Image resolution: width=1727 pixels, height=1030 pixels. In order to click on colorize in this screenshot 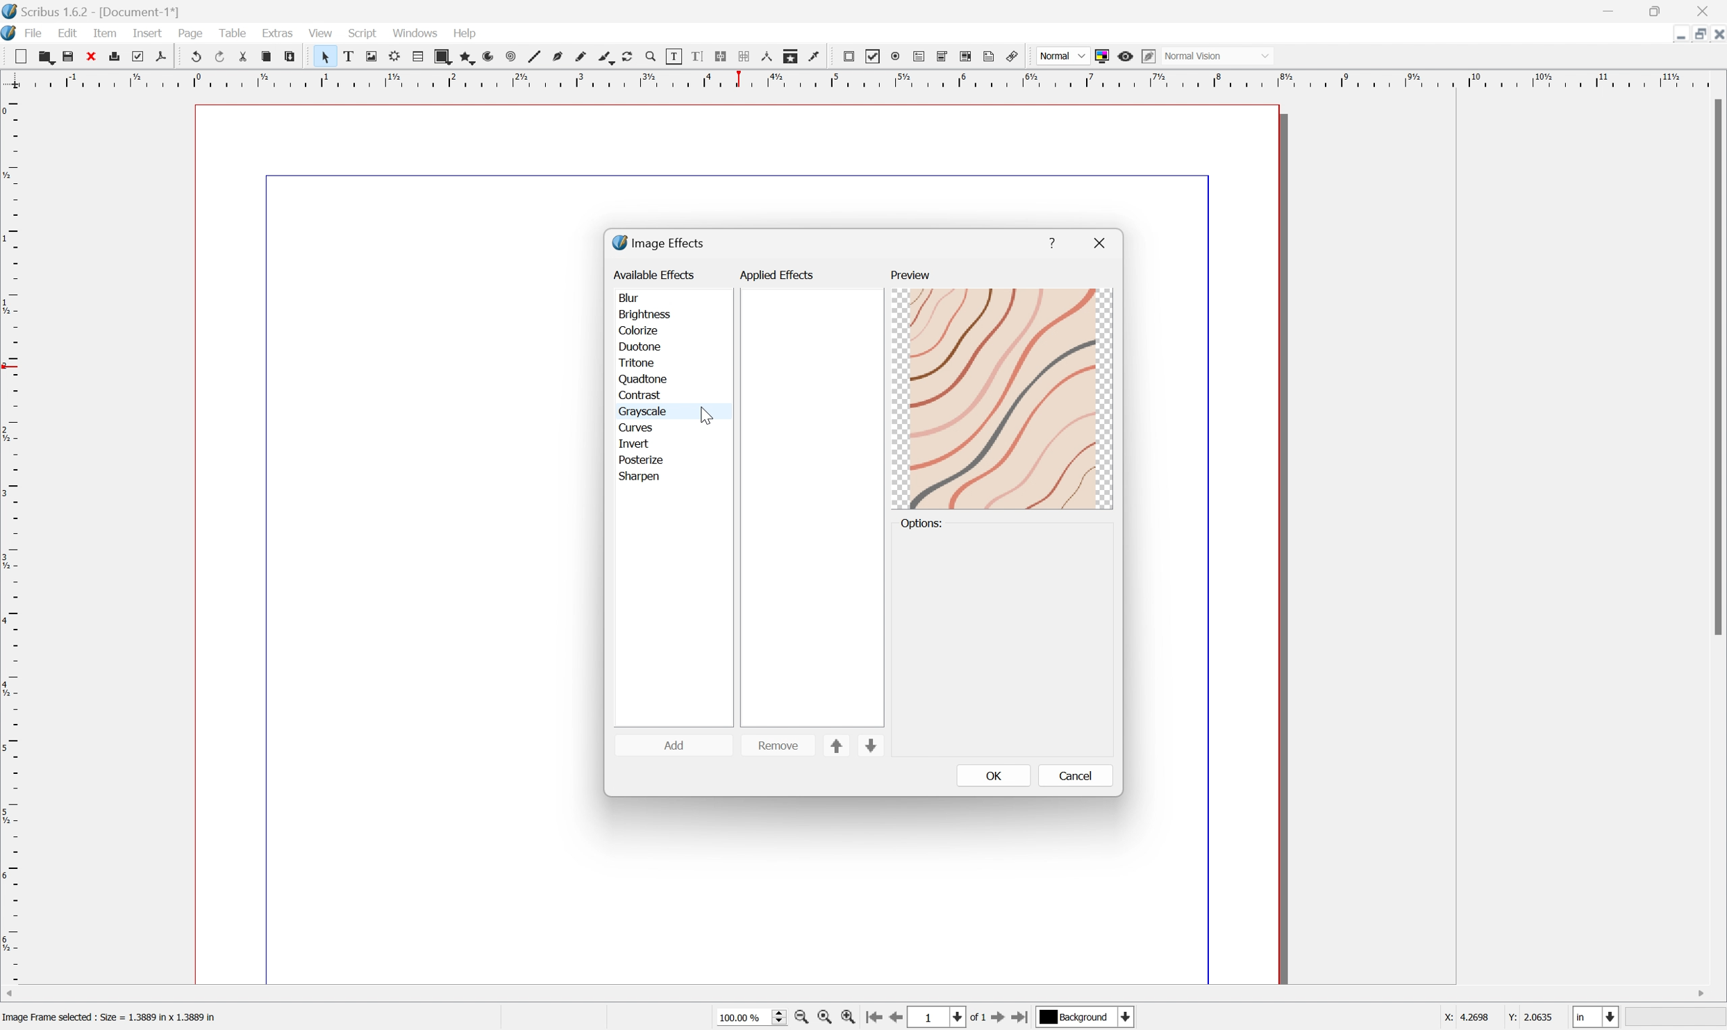, I will do `click(637, 331)`.